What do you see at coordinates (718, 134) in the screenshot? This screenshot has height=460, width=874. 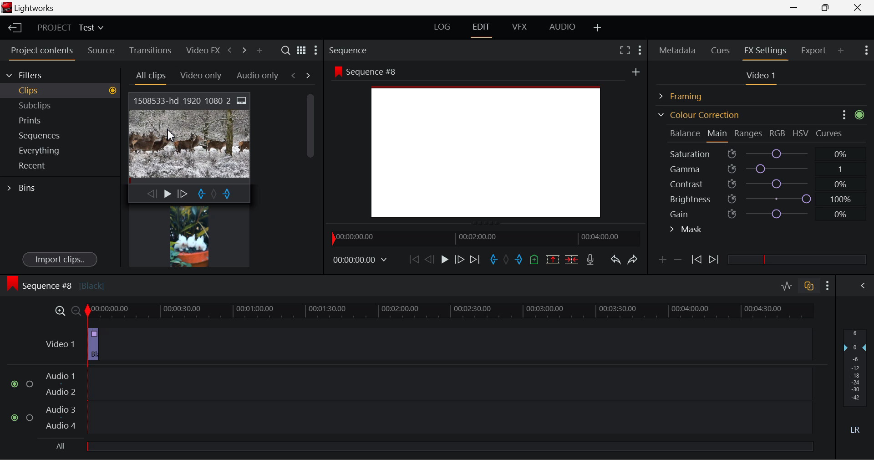 I see `Main Tab Open` at bounding box center [718, 134].